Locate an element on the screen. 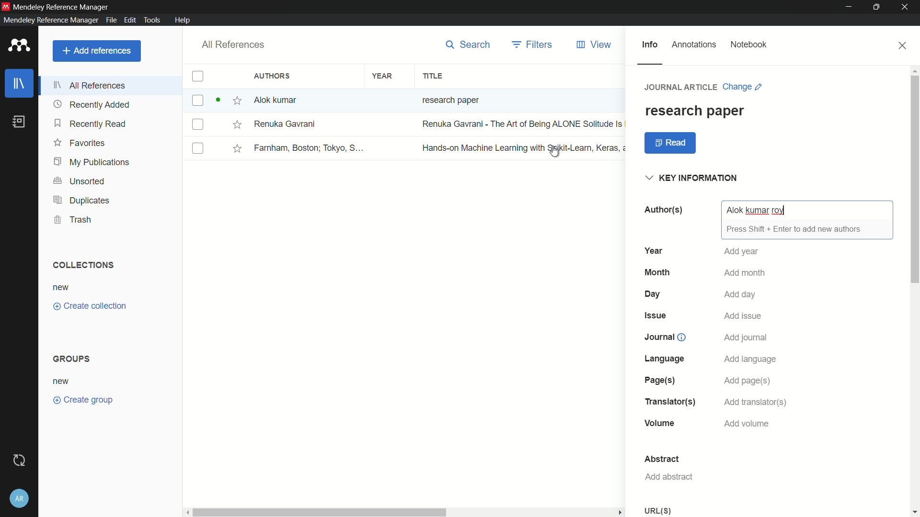 The height and width of the screenshot is (517, 920). unsorted is located at coordinates (80, 182).